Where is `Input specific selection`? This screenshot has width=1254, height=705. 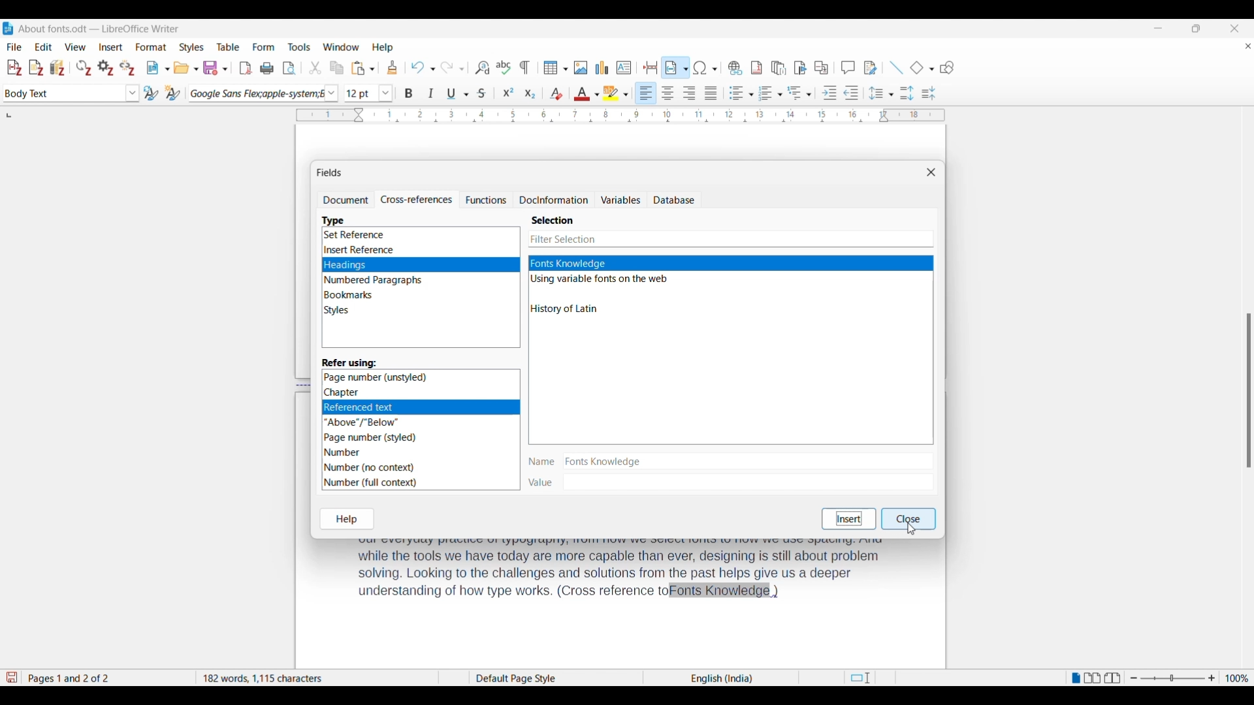
Input specific selection is located at coordinates (730, 239).